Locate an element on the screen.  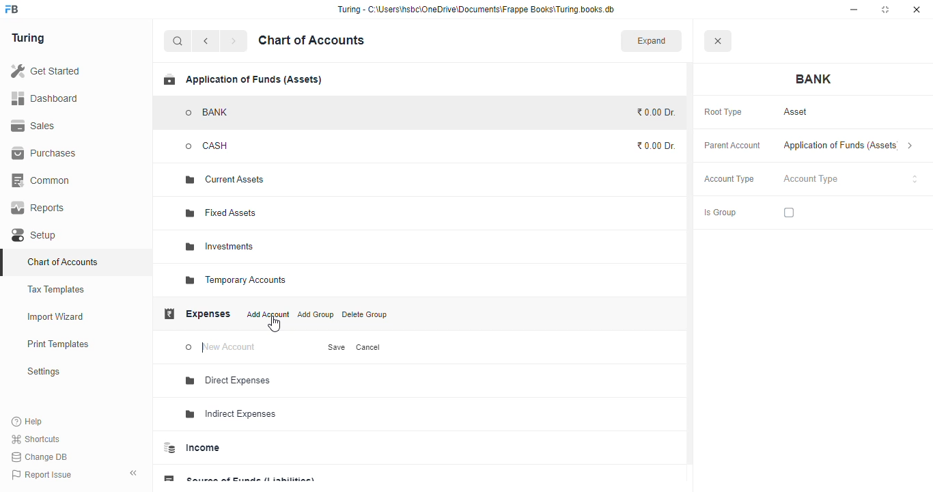
parent account is located at coordinates (733, 146).